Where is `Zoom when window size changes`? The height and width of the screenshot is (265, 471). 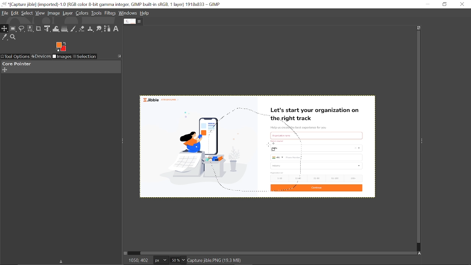
Zoom when window size changes is located at coordinates (417, 28).